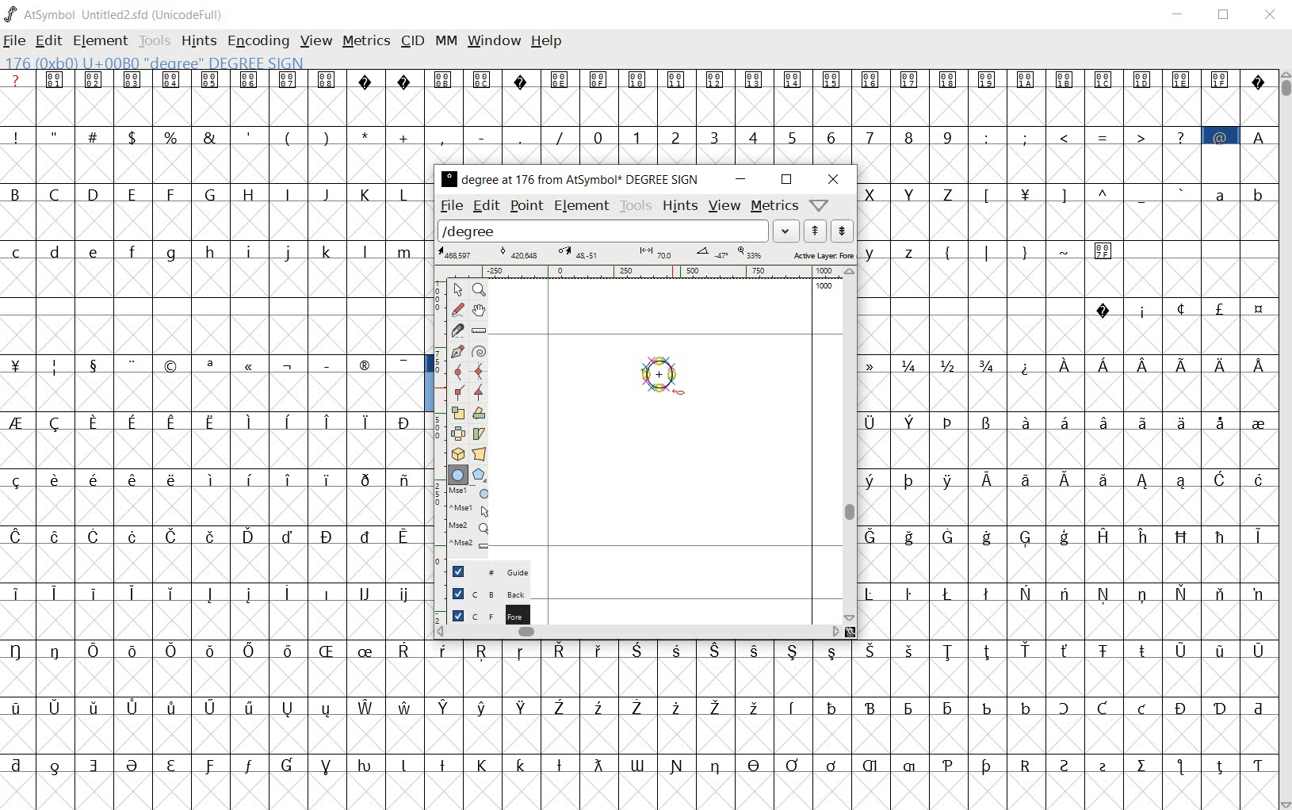 Image resolution: width=1292 pixels, height=810 pixels. Describe the element at coordinates (495, 40) in the screenshot. I see `window` at that location.